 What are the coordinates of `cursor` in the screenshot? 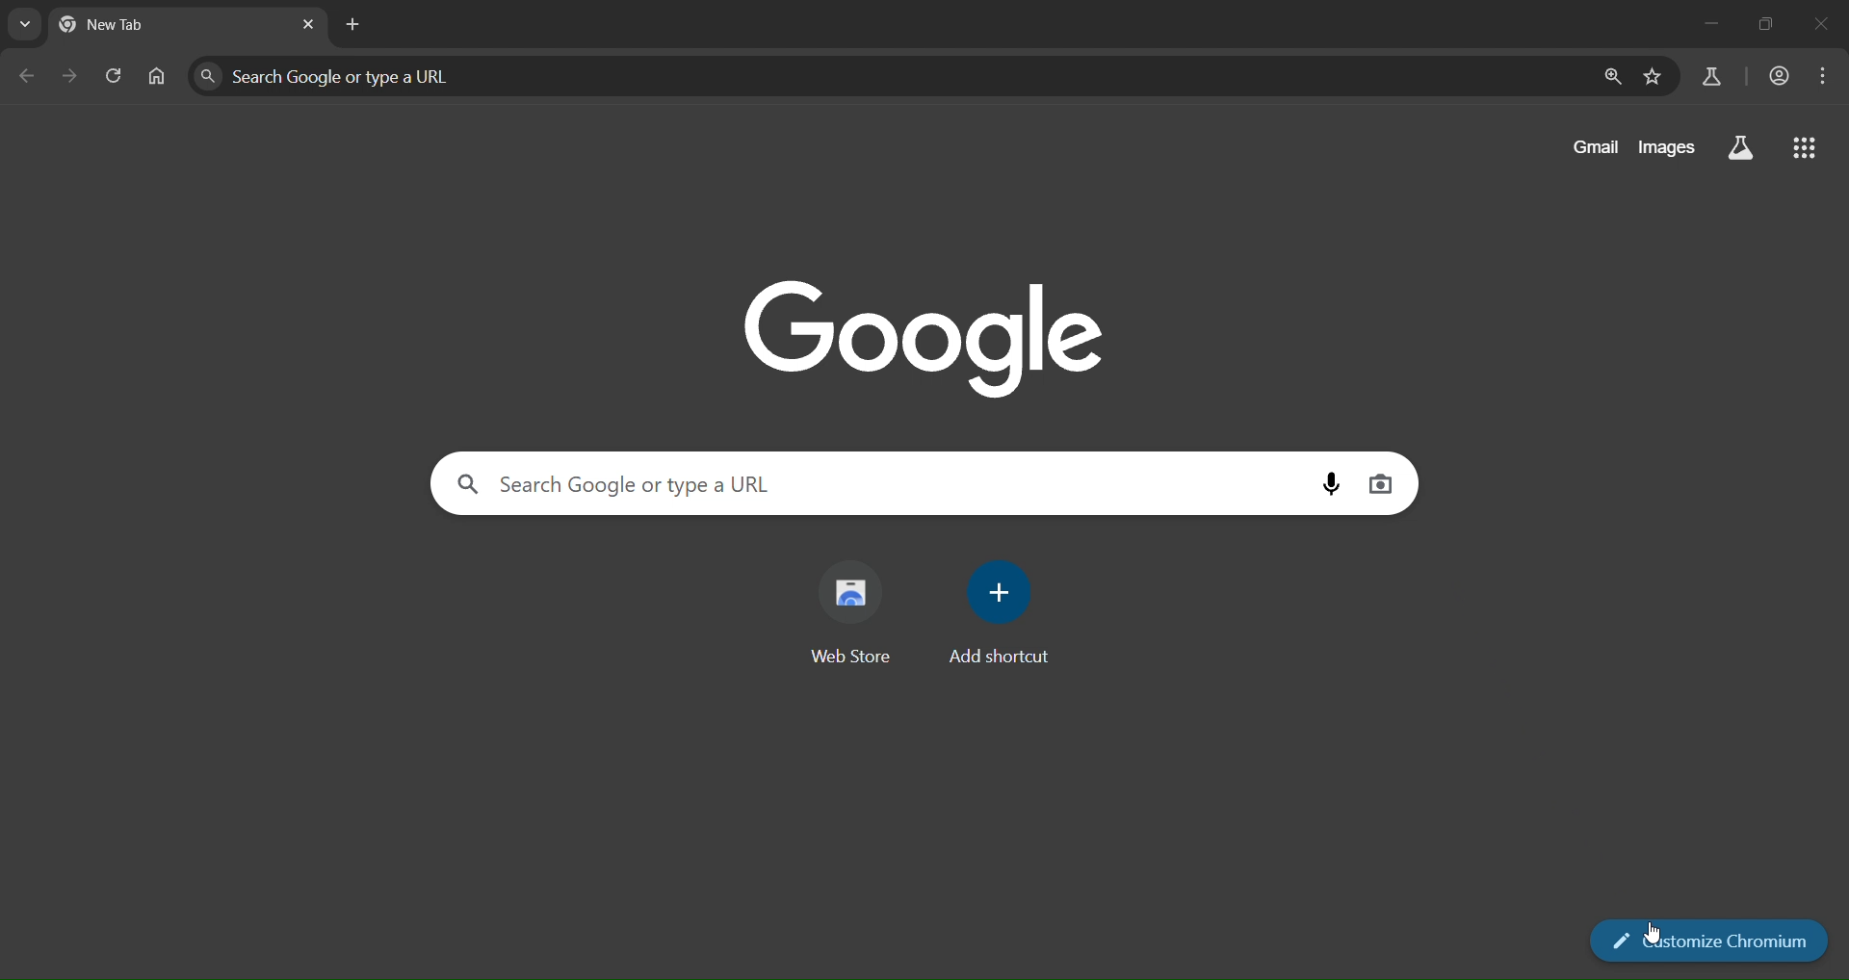 It's located at (1655, 931).